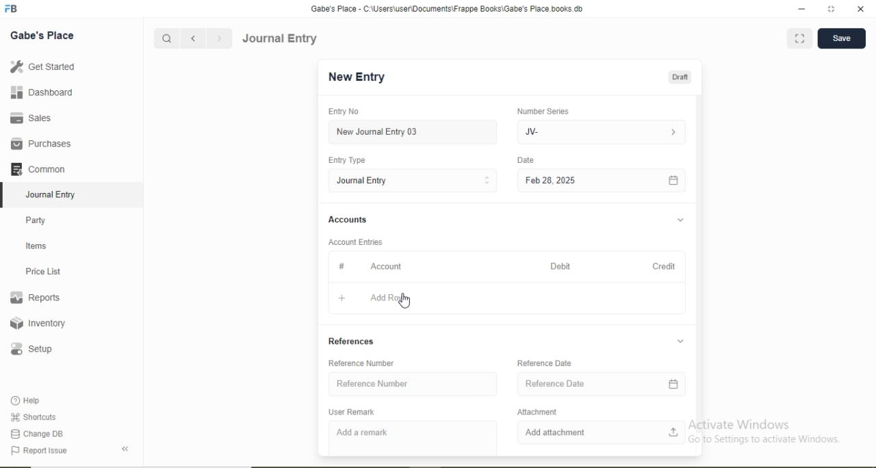 This screenshot has width=876, height=468. I want to click on ‘Gabe's Place - C:\Users\useriDocuments\Frappe Books\Gabe's Place books db, so click(446, 9).